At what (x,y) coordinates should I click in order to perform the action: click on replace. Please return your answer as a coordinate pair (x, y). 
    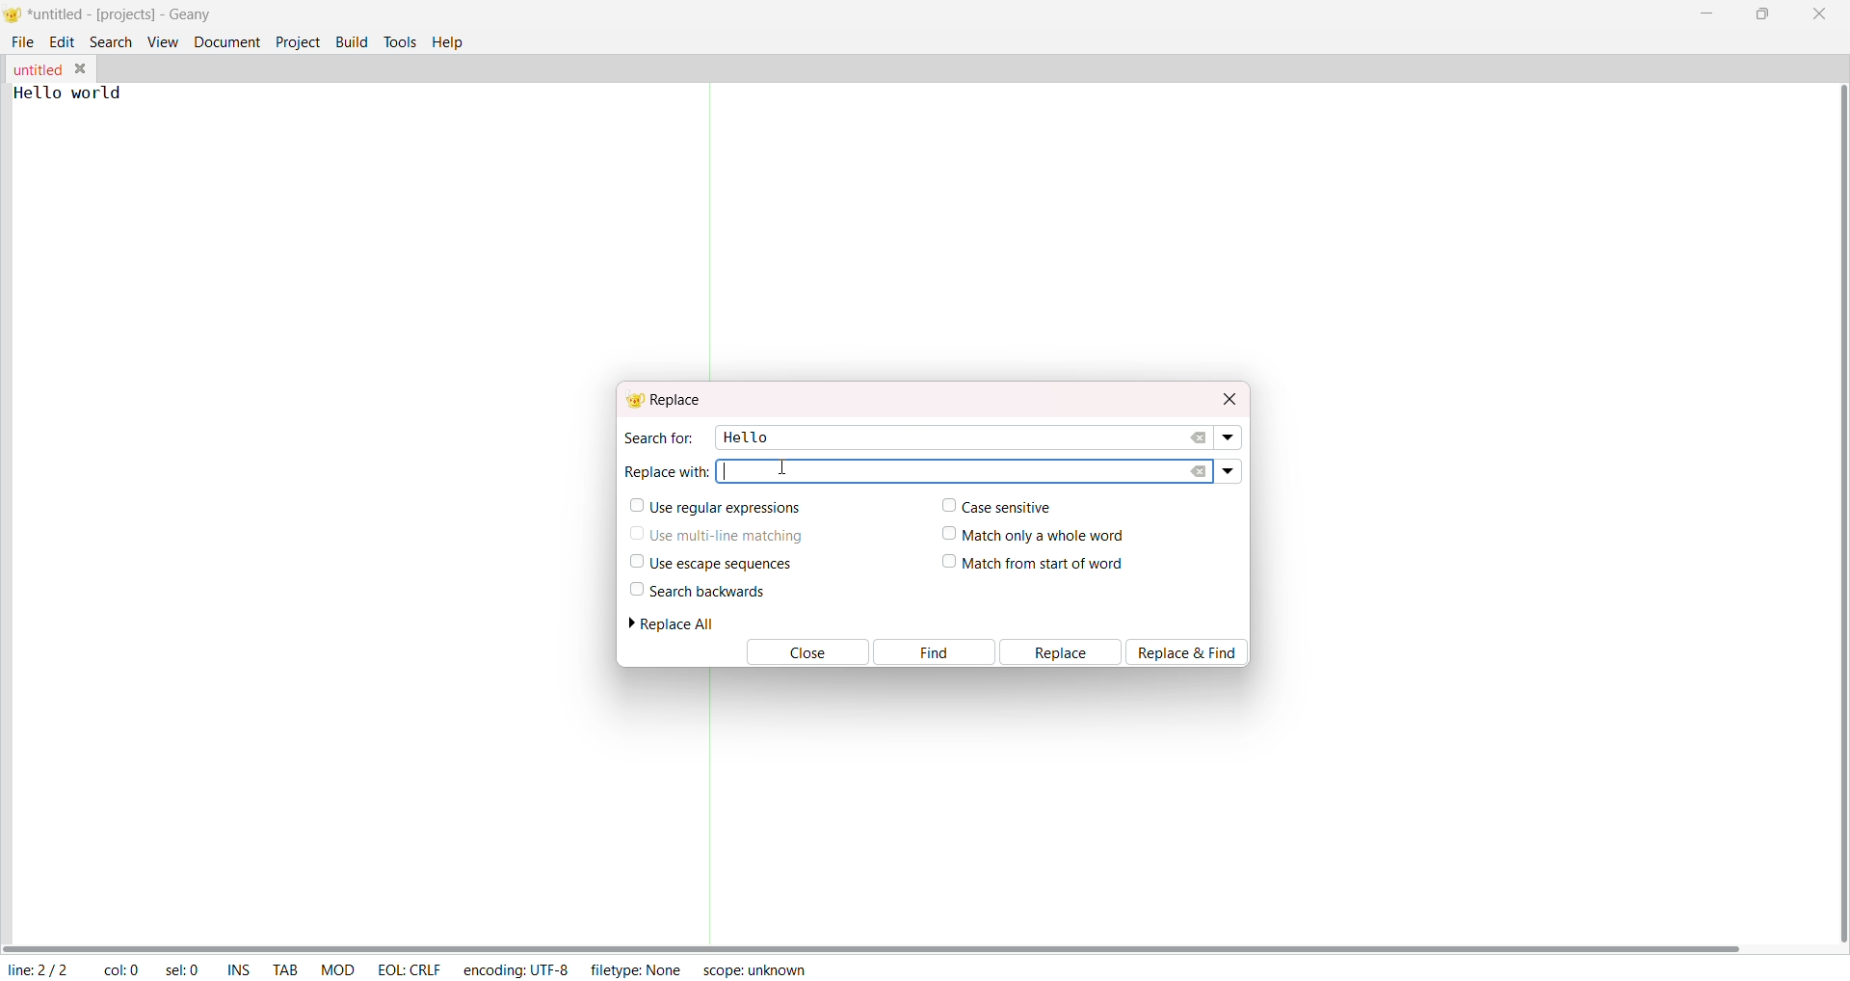
    Looking at the image, I should click on (669, 400).